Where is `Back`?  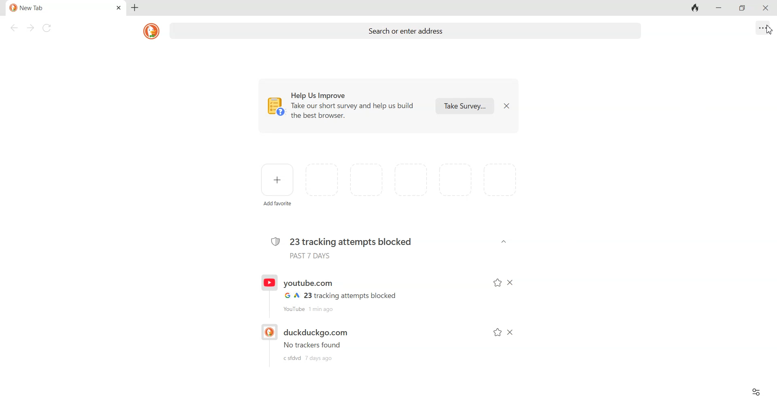 Back is located at coordinates (13, 28).